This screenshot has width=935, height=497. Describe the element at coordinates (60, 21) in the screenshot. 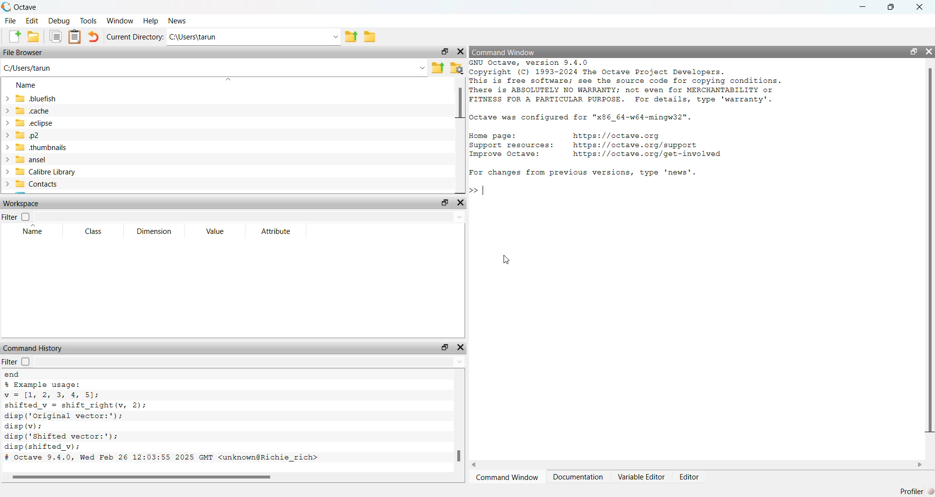

I see `debug` at that location.